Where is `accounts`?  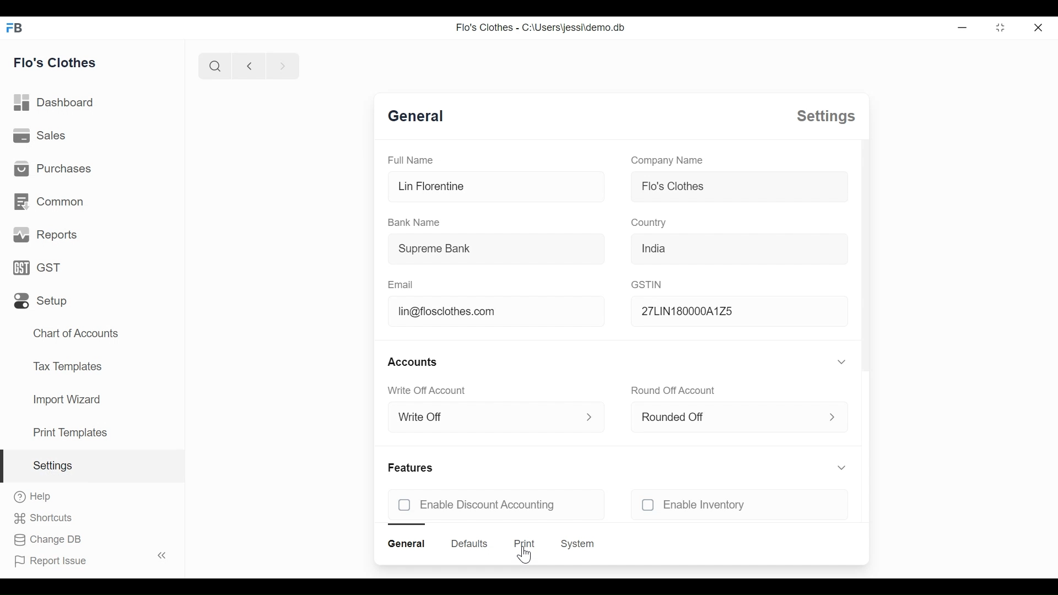
accounts is located at coordinates (413, 363).